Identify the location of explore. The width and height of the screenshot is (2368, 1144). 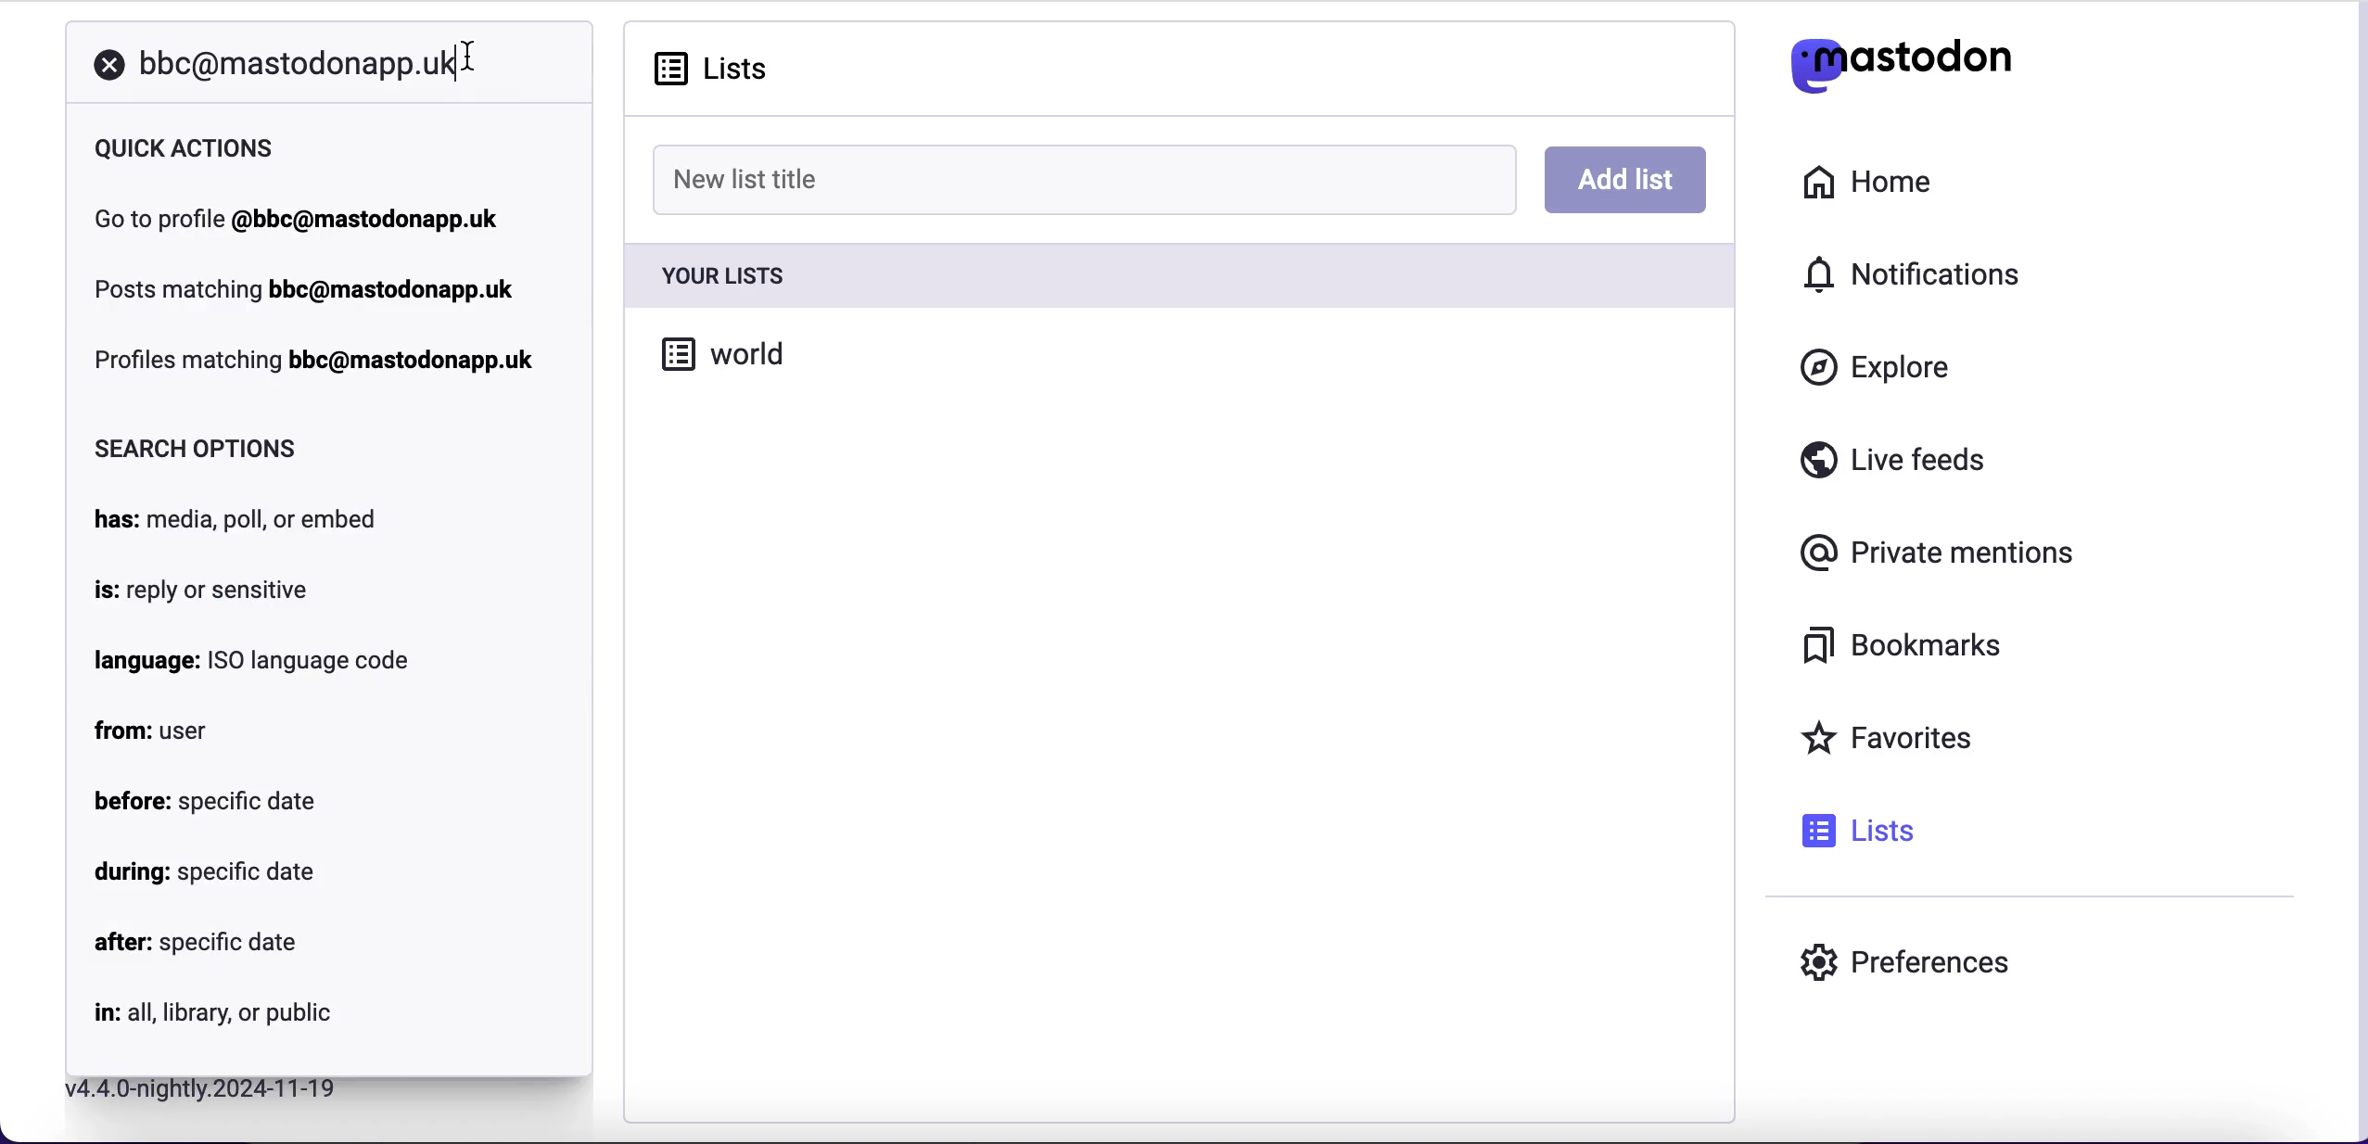
(1893, 369).